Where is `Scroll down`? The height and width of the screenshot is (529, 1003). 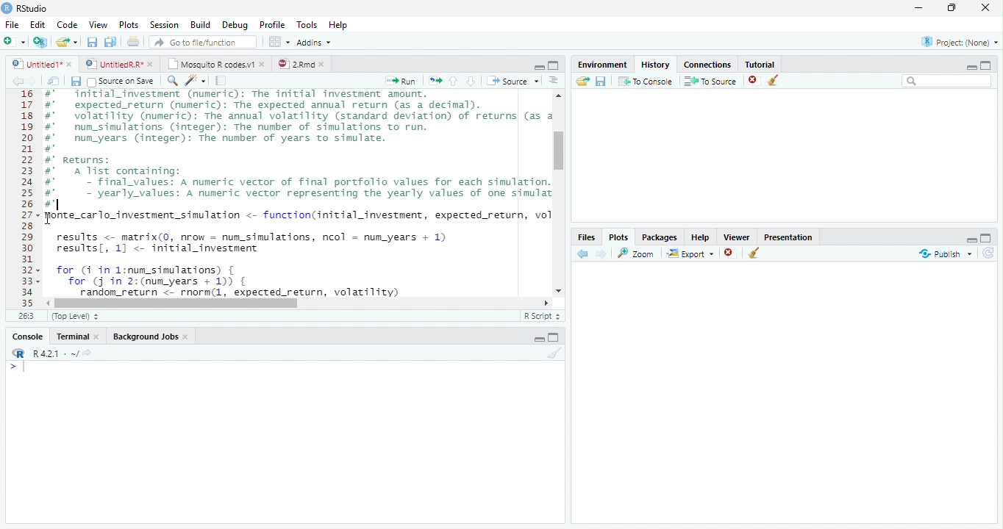
Scroll down is located at coordinates (560, 289).